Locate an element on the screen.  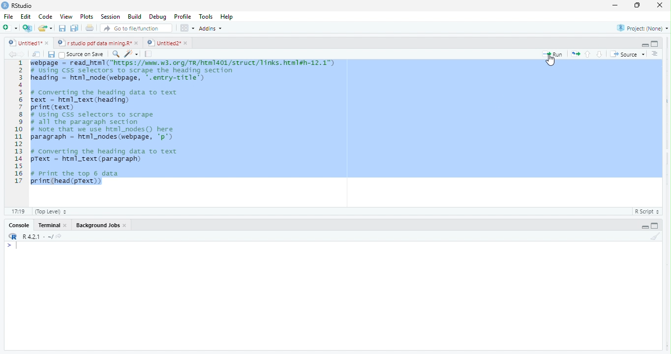
rs studio logo is located at coordinates (5, 5).